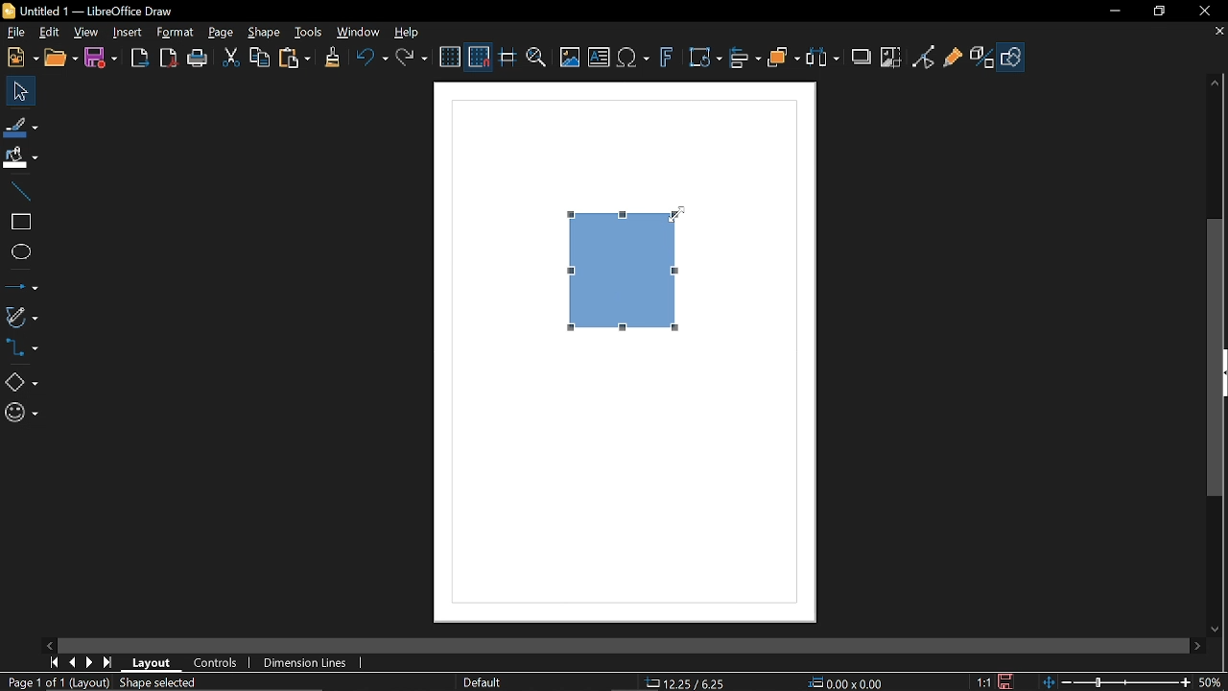 The height and width of the screenshot is (691, 1228). I want to click on Insert, so click(126, 33).